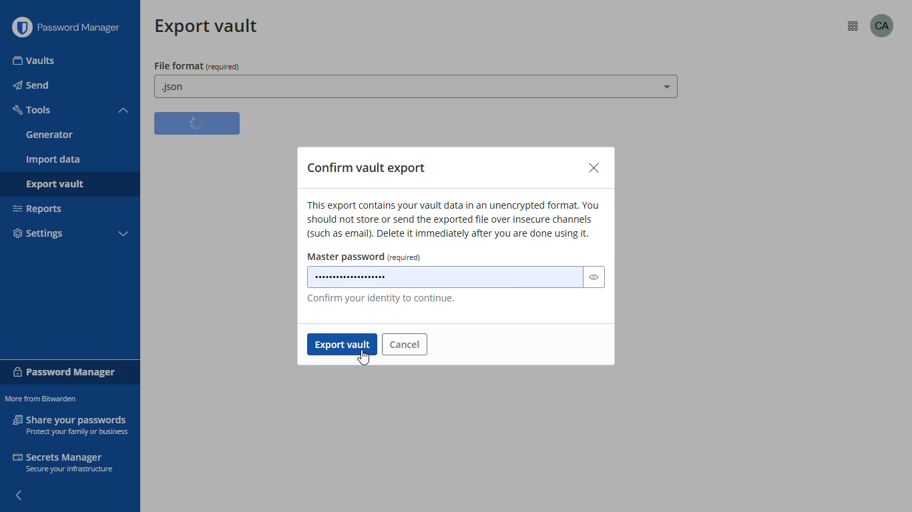 The width and height of the screenshot is (912, 512). I want to click on export vault, so click(53, 185).